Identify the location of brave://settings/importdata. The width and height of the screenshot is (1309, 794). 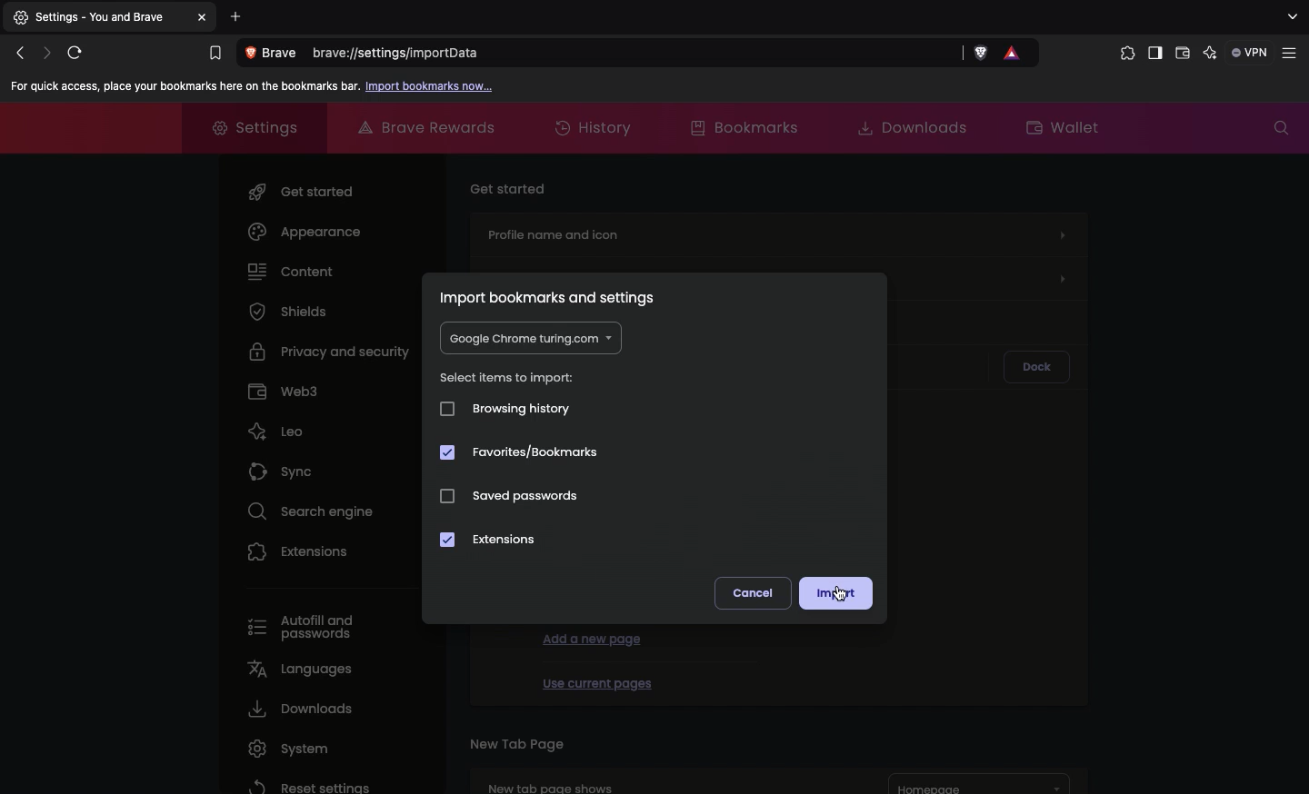
(637, 55).